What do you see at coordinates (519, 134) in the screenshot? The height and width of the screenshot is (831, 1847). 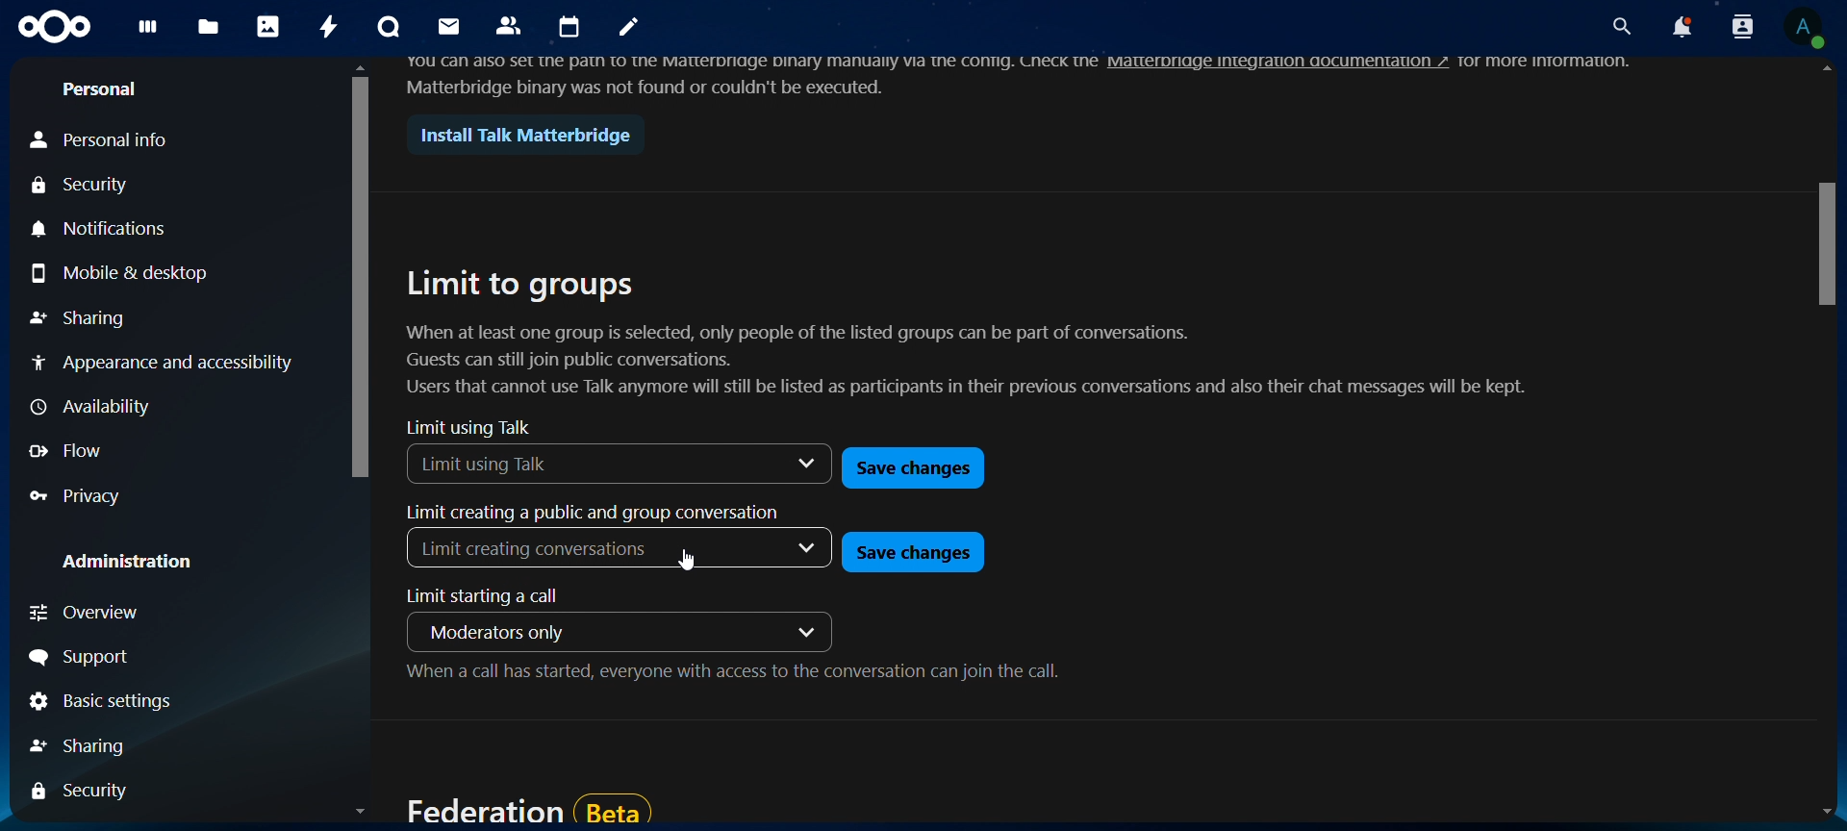 I see `Install Talk Matterbridge` at bounding box center [519, 134].